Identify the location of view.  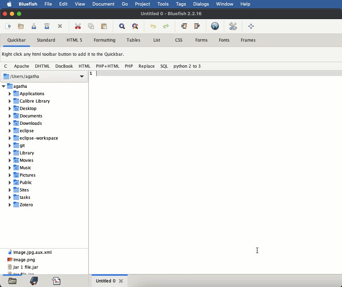
(81, 4).